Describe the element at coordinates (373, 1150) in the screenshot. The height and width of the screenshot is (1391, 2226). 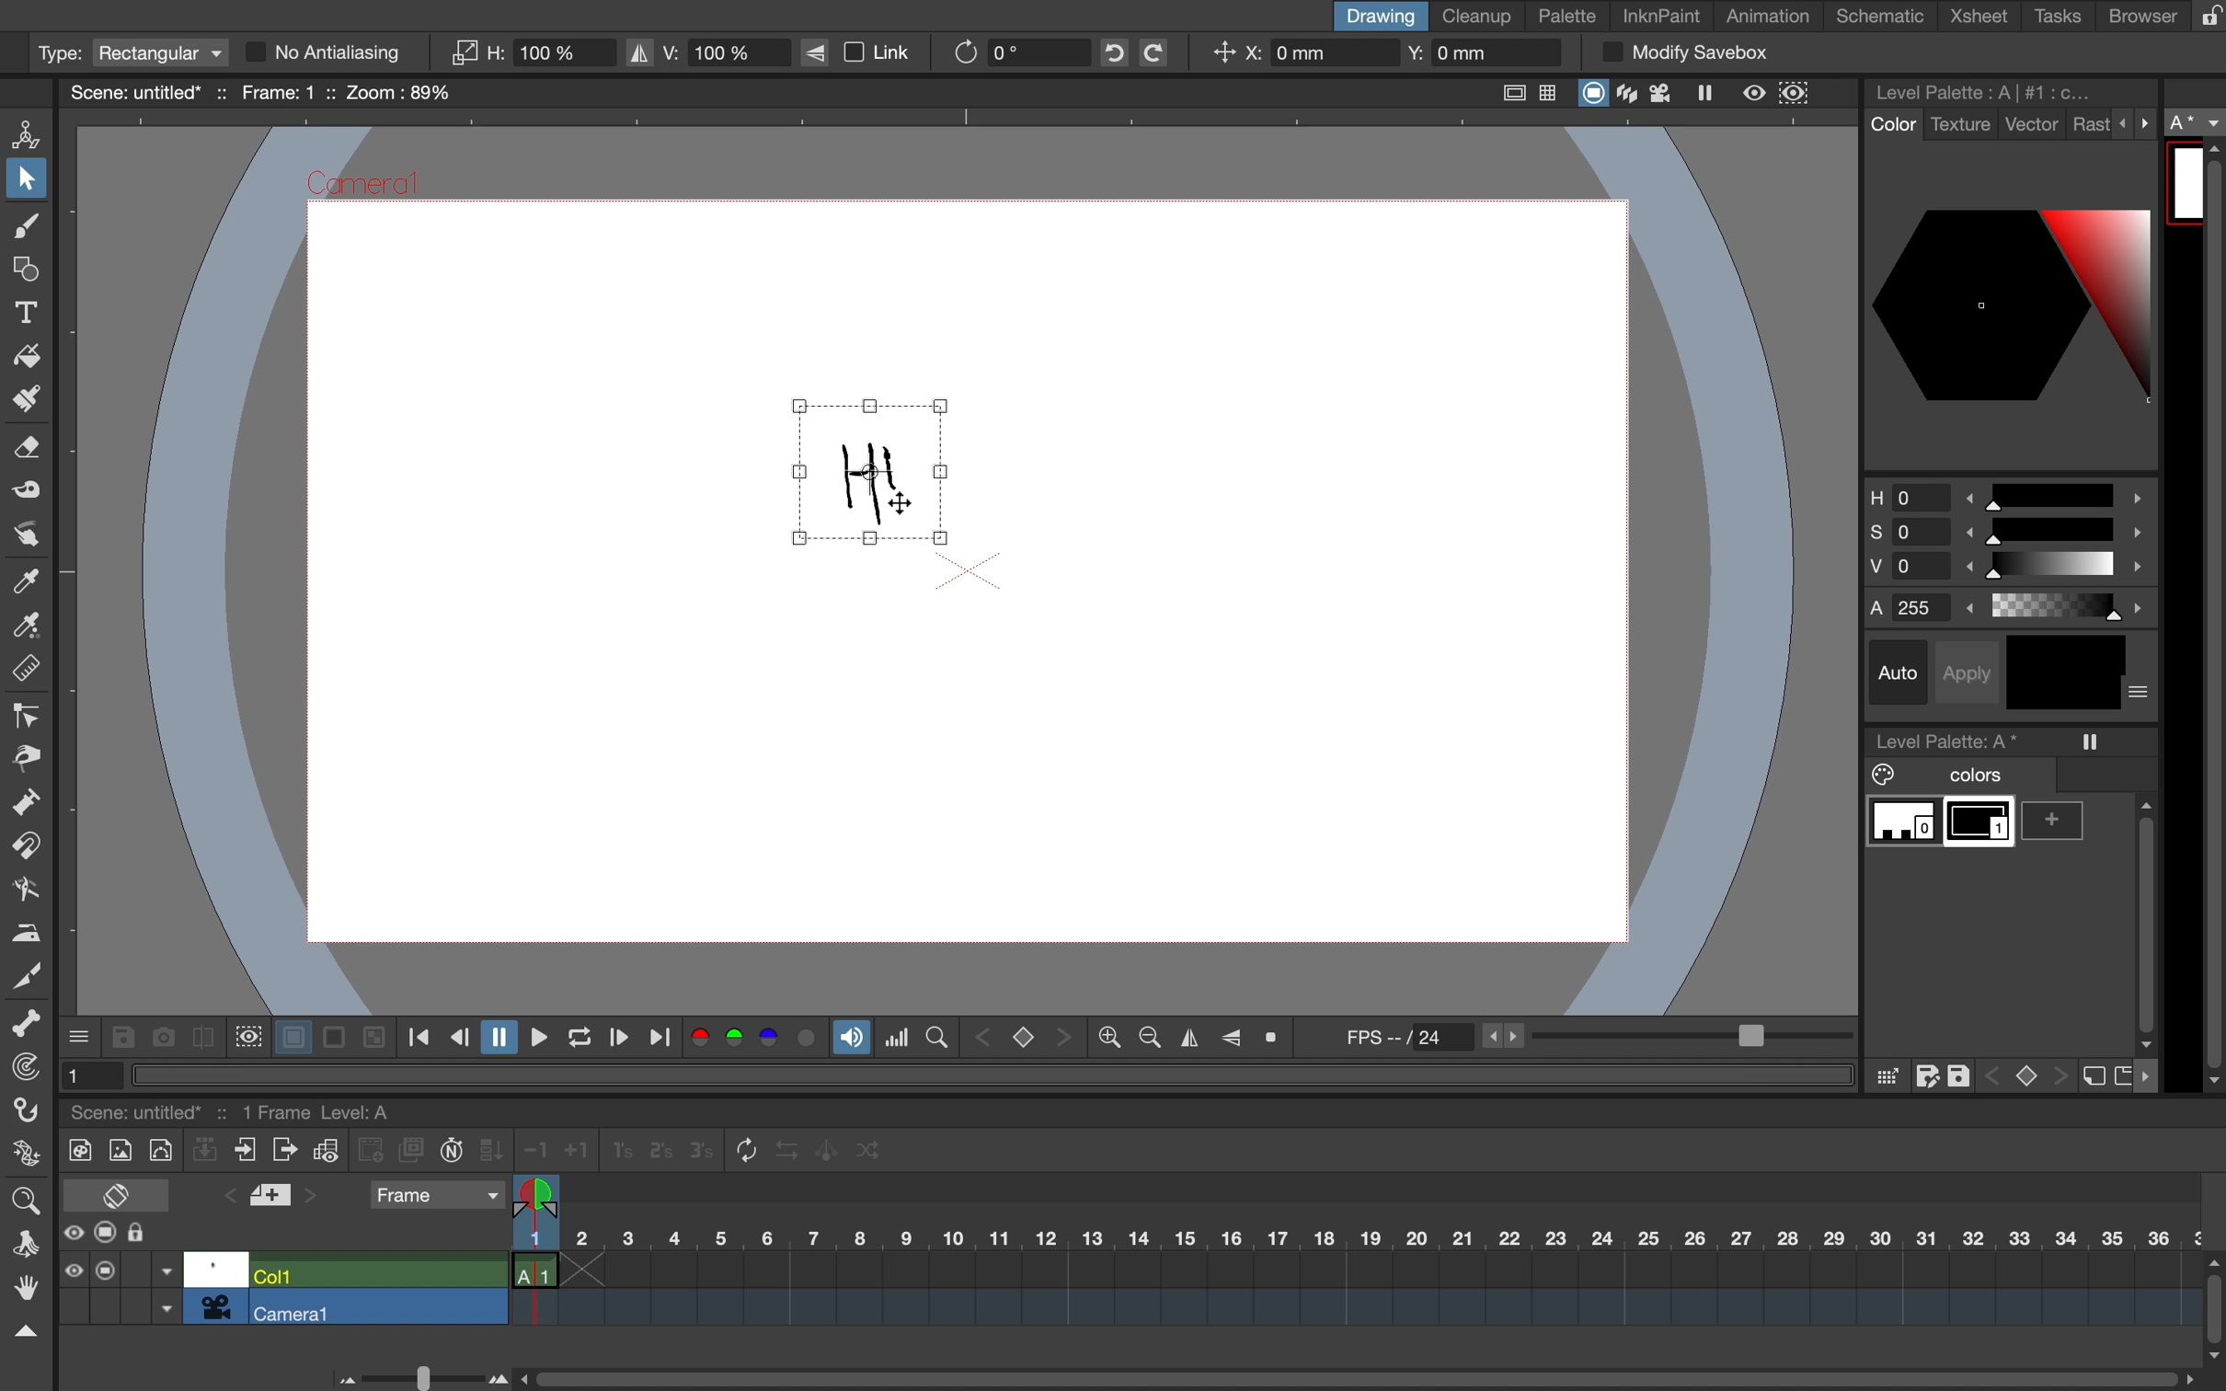
I see `create blank drawing` at that location.